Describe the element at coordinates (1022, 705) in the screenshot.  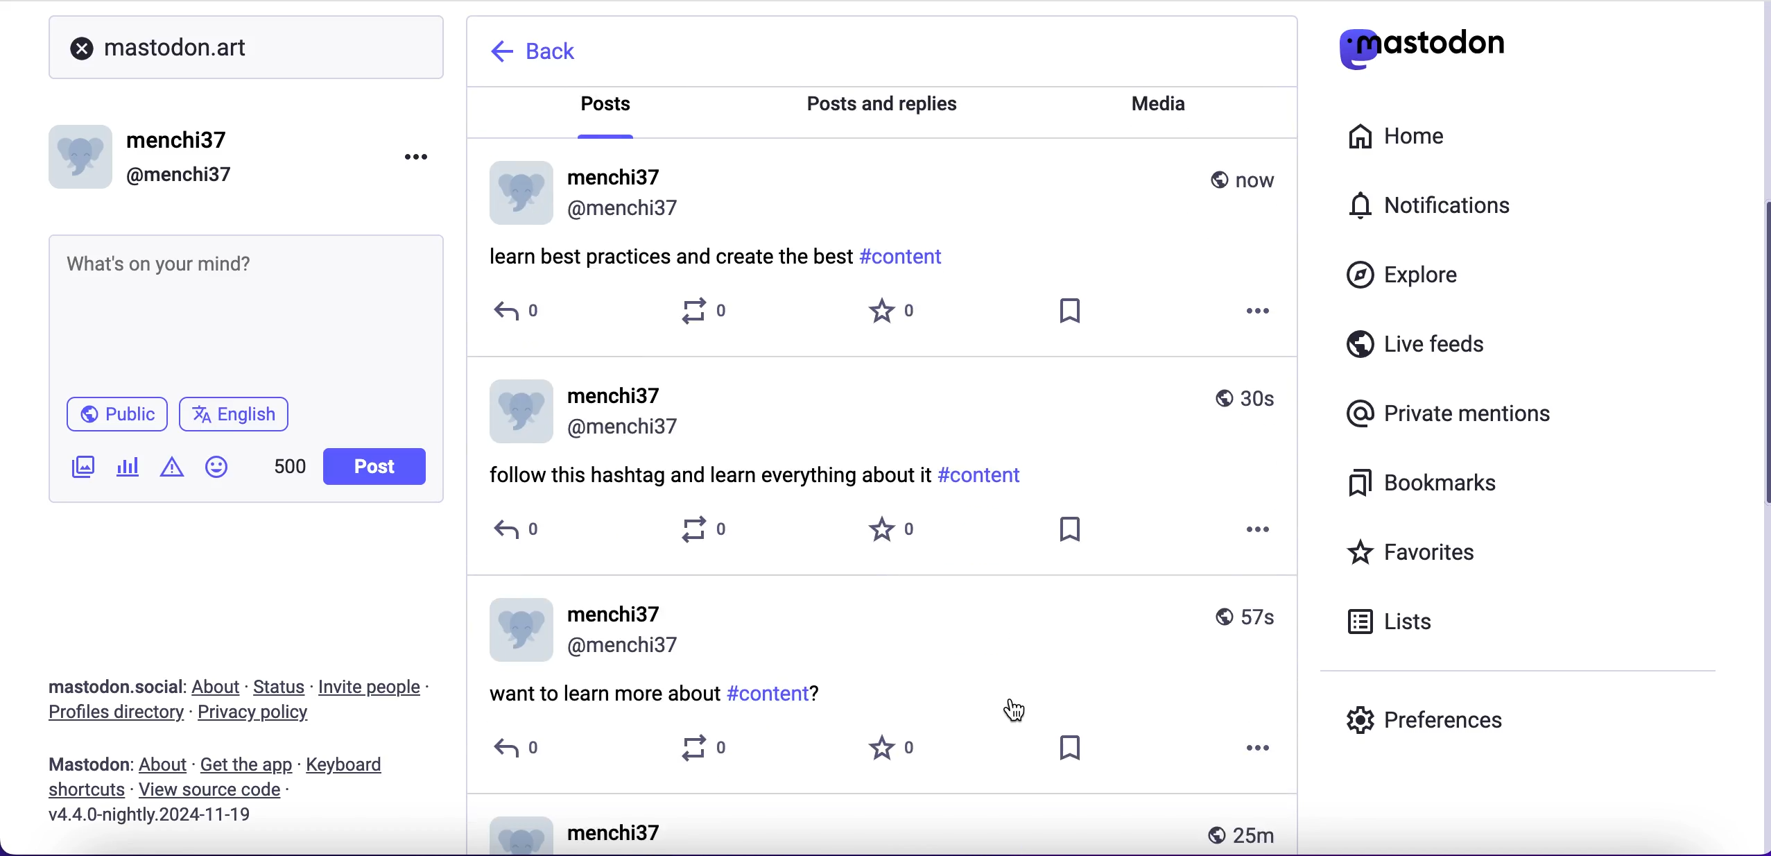
I see `cursor` at that location.